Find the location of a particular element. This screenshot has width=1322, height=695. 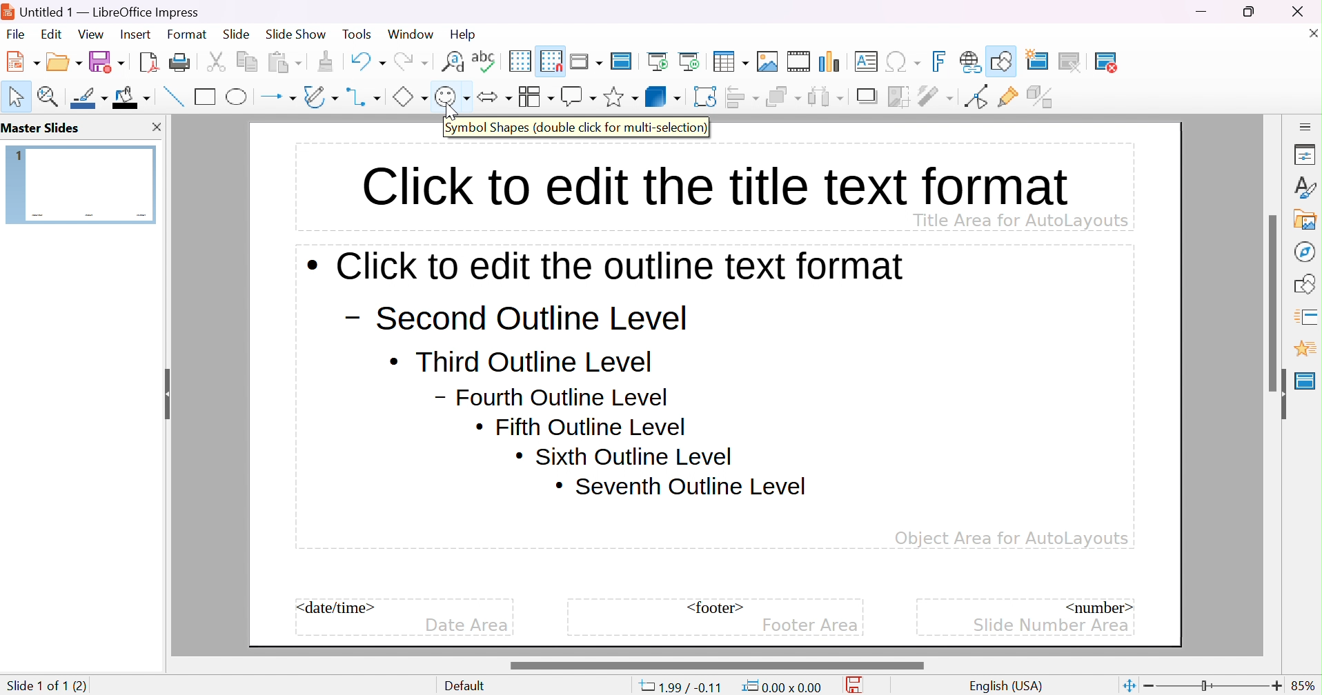

shadow is located at coordinates (869, 97).